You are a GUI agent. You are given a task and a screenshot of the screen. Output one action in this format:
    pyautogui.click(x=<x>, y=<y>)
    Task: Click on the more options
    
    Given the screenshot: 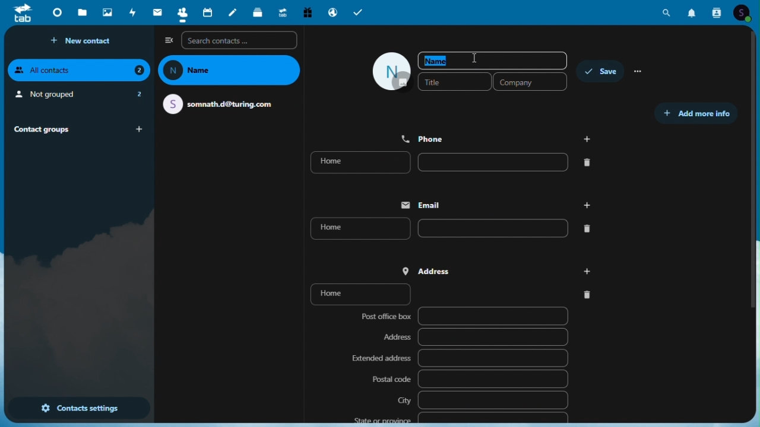 What is the action you would take?
    pyautogui.click(x=642, y=70)
    